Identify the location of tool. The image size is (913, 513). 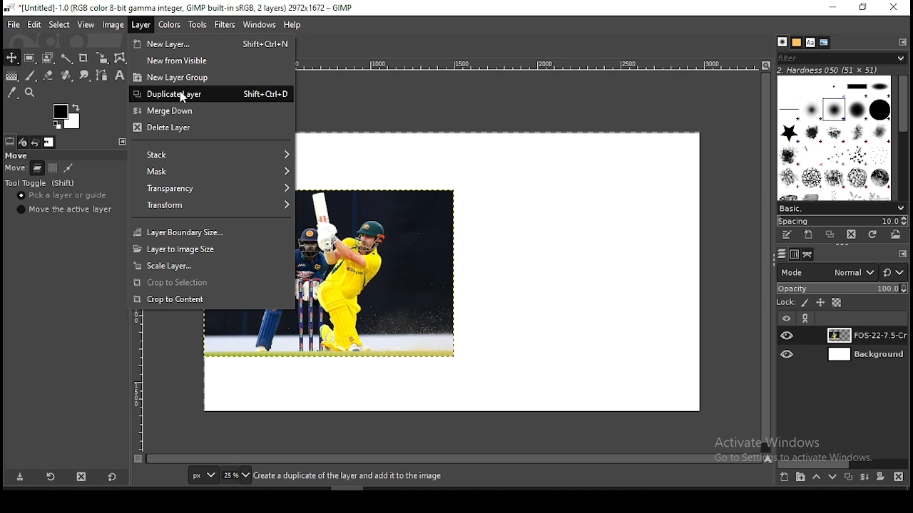
(902, 41).